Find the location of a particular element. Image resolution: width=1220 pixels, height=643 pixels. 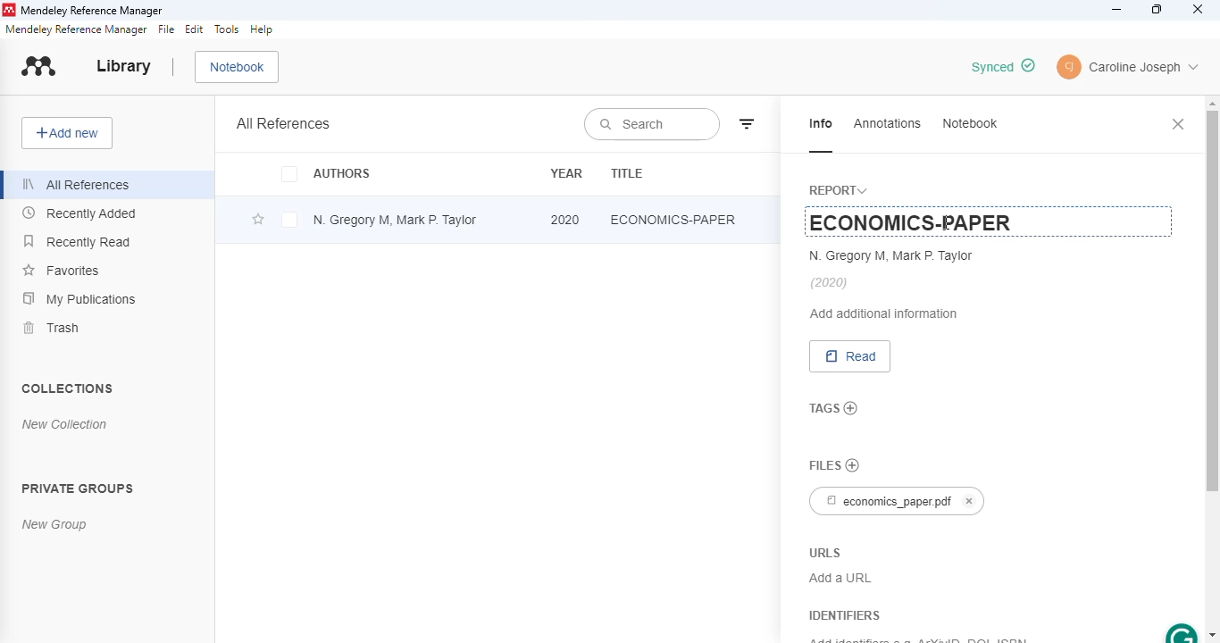

add additional information is located at coordinates (886, 313).